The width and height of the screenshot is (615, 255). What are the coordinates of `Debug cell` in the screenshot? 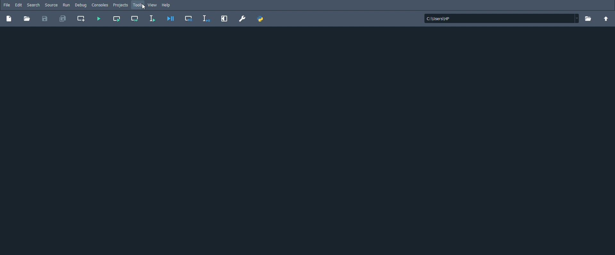 It's located at (189, 19).